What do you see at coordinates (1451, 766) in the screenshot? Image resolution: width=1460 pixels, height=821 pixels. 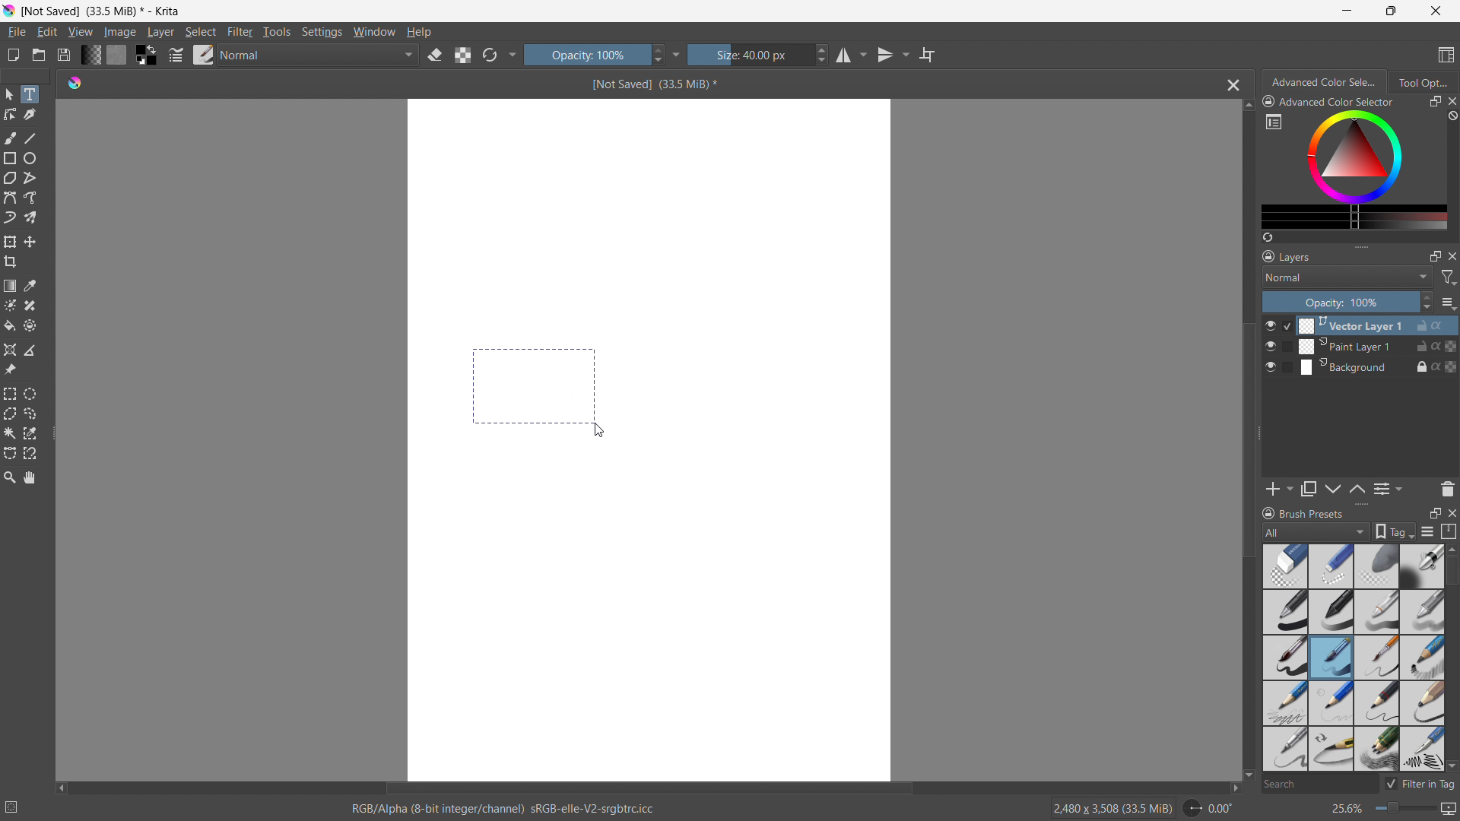 I see `scroll down` at bounding box center [1451, 766].